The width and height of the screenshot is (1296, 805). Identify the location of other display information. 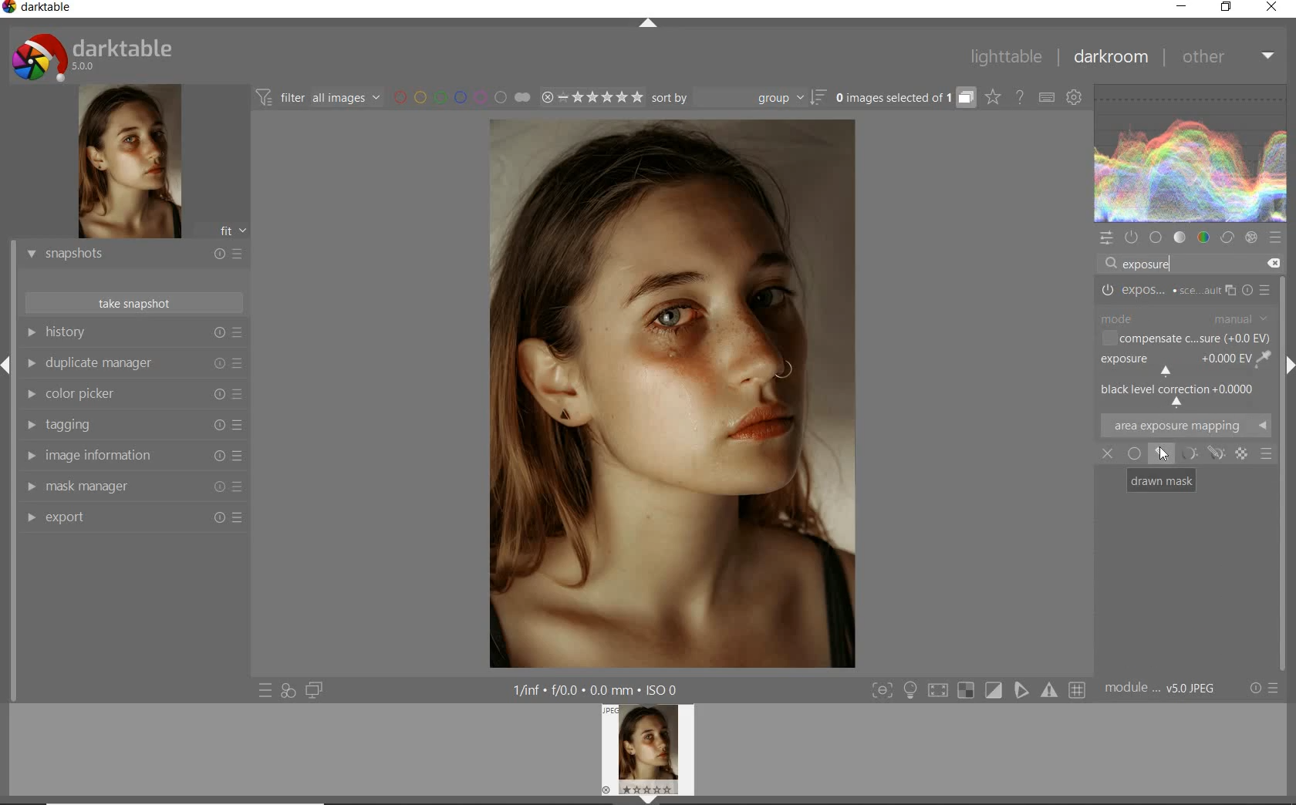
(598, 689).